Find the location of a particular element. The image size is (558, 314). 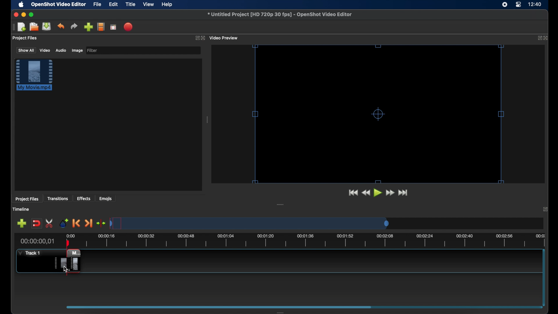

scroll box is located at coordinates (219, 307).